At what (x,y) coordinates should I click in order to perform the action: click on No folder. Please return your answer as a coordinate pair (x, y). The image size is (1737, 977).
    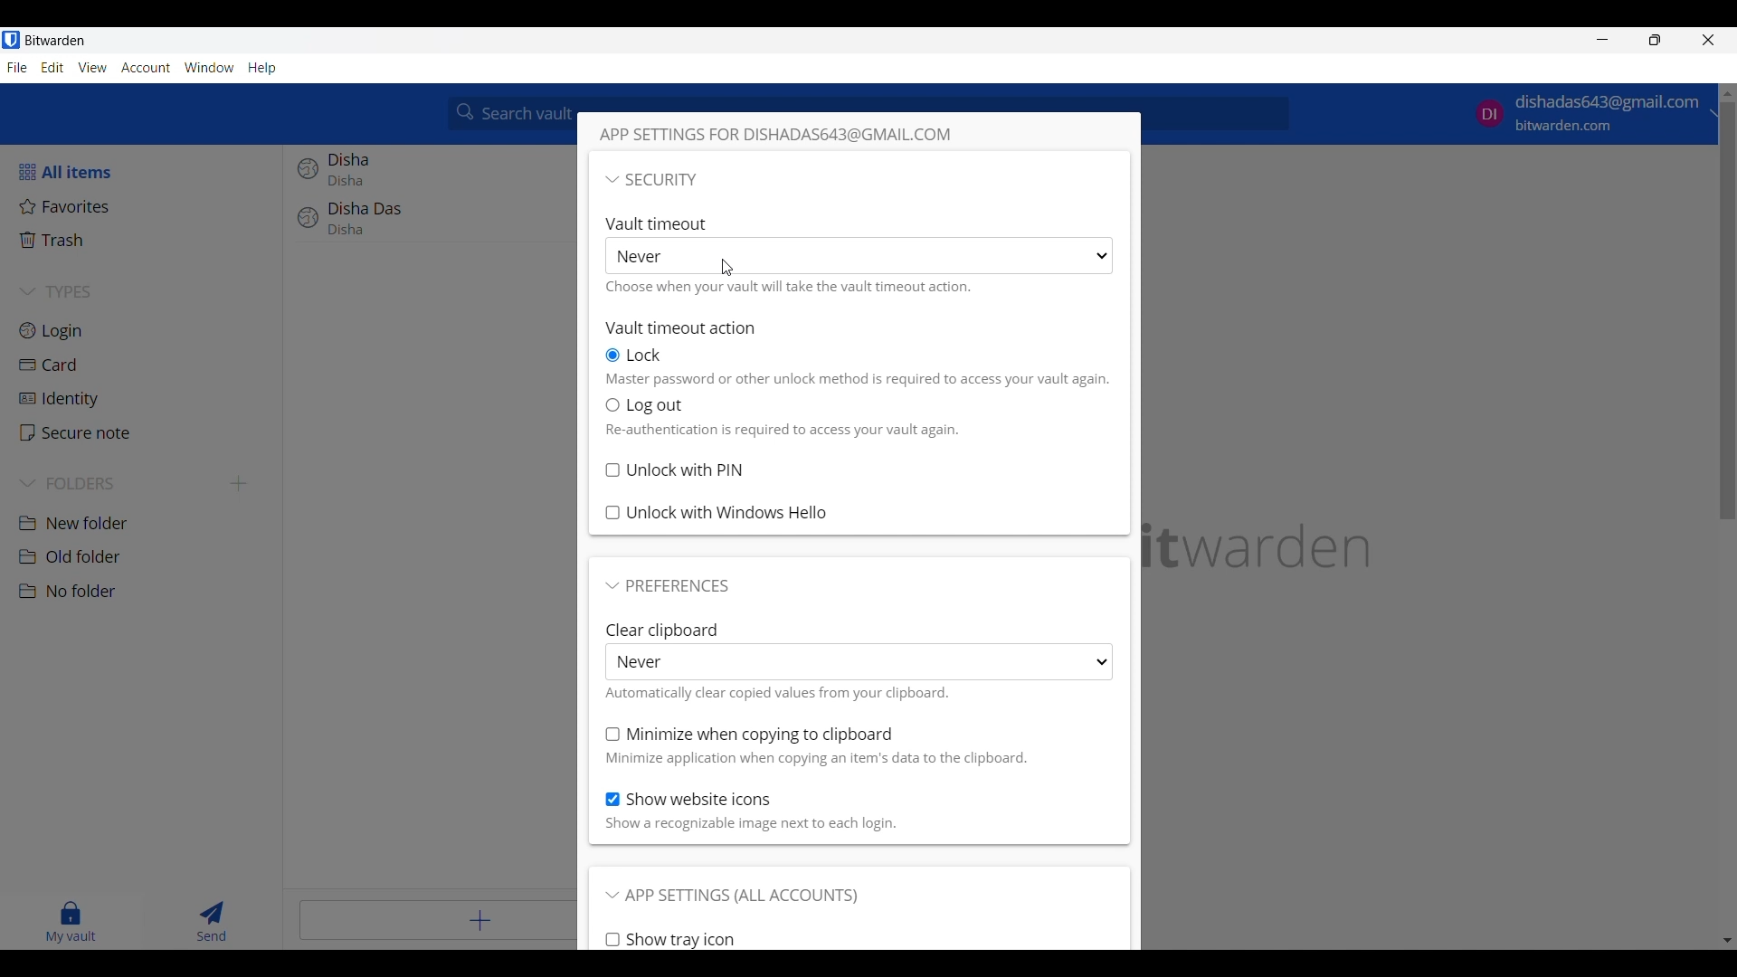
    Looking at the image, I should click on (147, 592).